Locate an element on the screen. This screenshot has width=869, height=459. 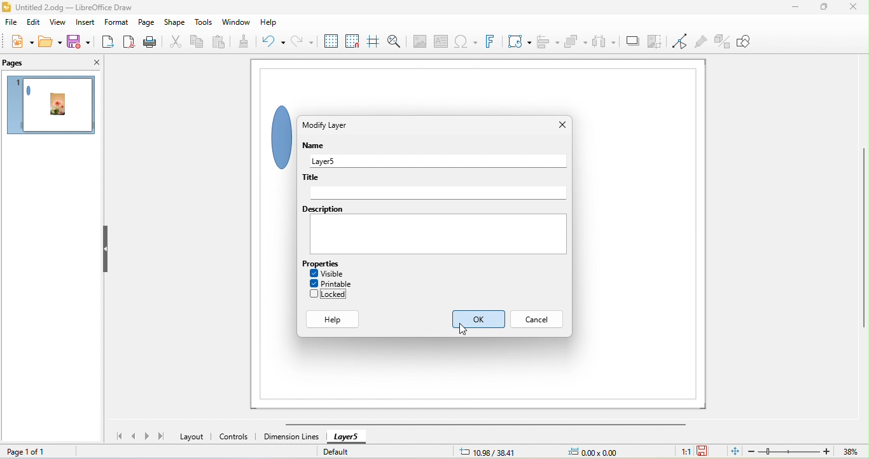
save is located at coordinates (77, 41).